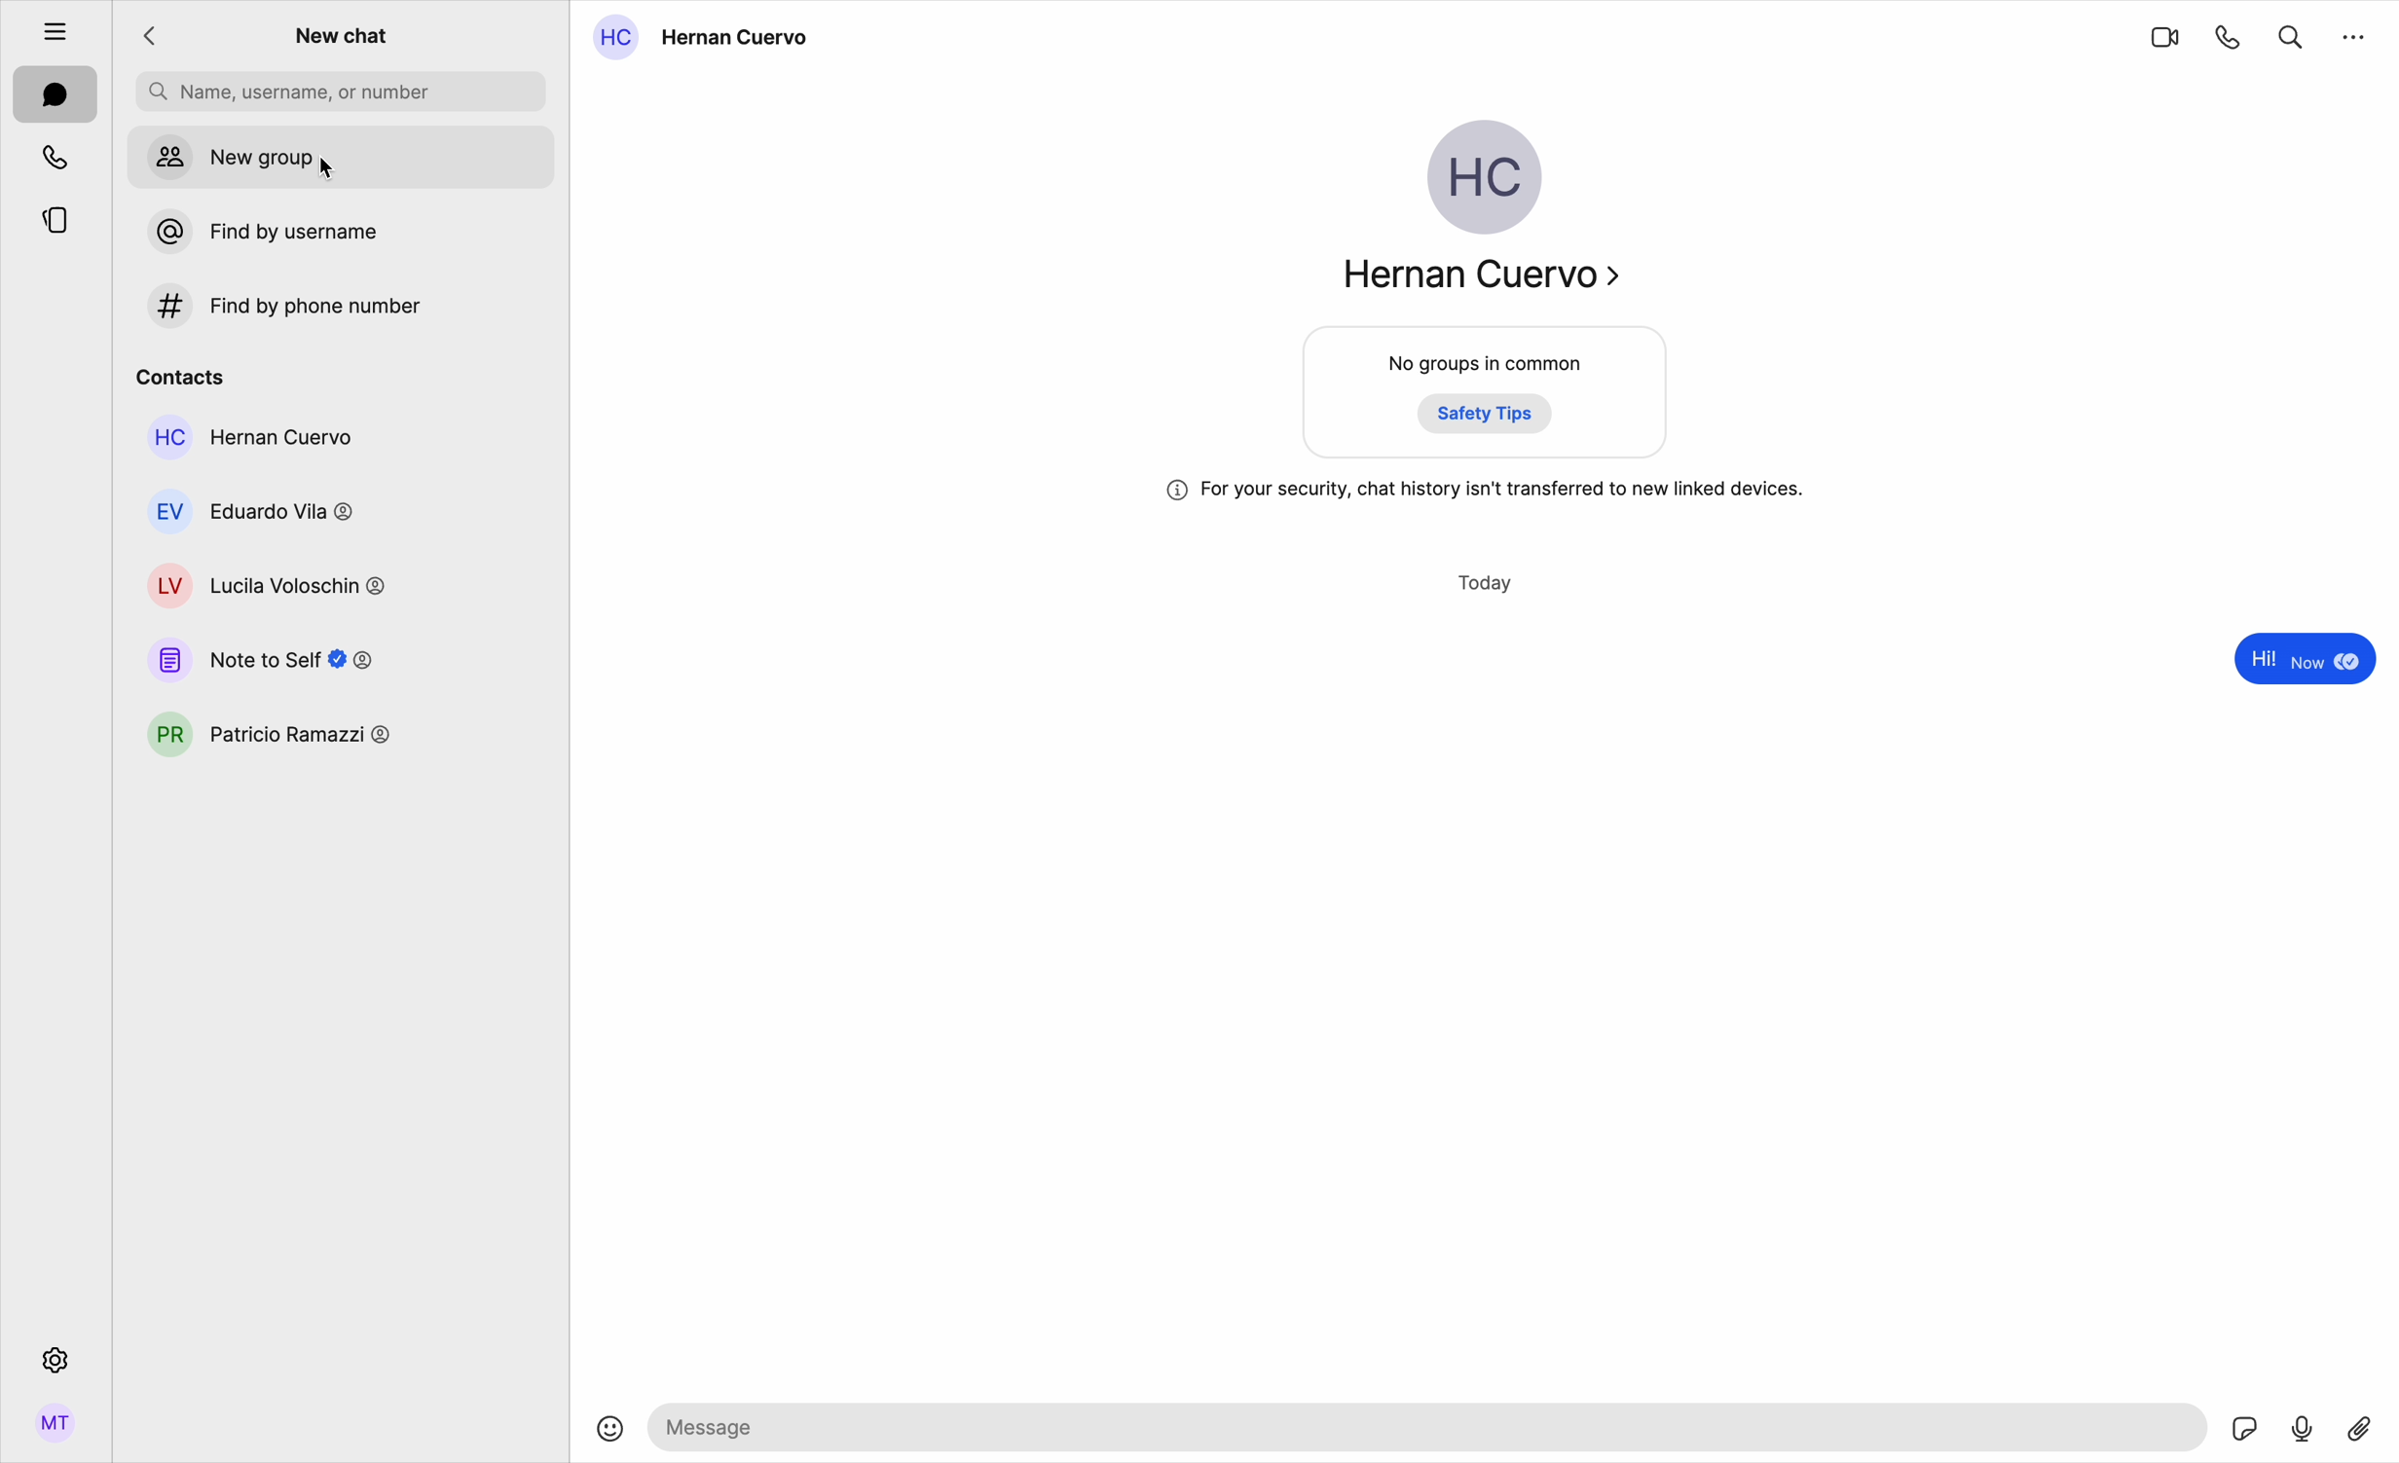 The height and width of the screenshot is (1463, 2399). I want to click on sticker, so click(2246, 1431).